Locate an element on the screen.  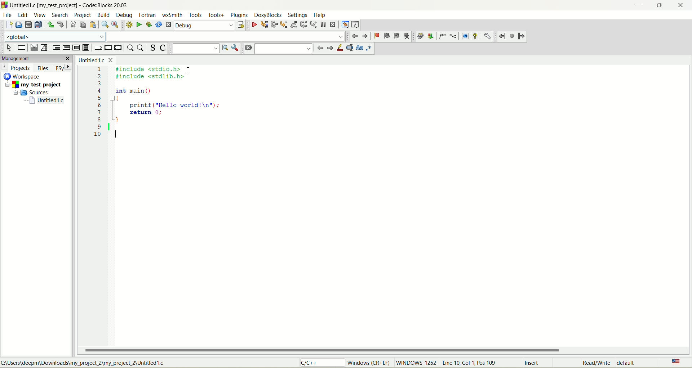
search is located at coordinates (285, 49).